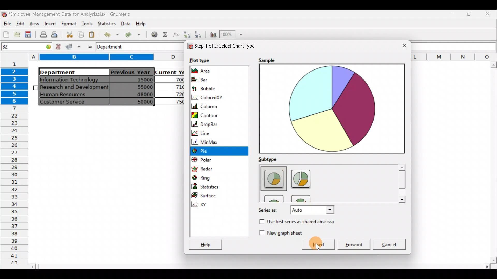 The width and height of the screenshot is (497, 279). Describe the element at coordinates (86, 23) in the screenshot. I see `Tools` at that location.